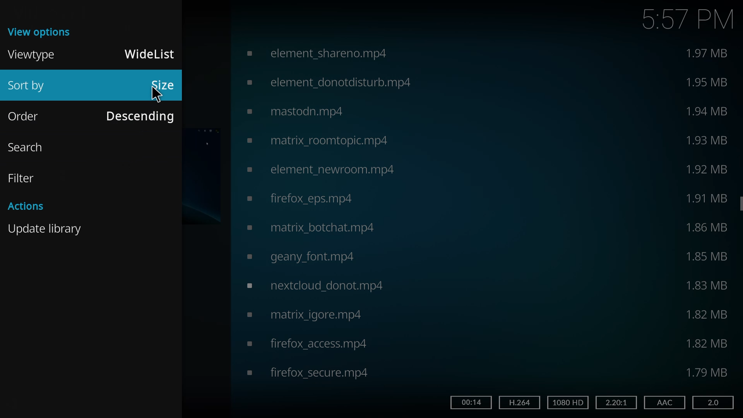 This screenshot has height=418, width=743. Describe the element at coordinates (706, 343) in the screenshot. I see `size` at that location.